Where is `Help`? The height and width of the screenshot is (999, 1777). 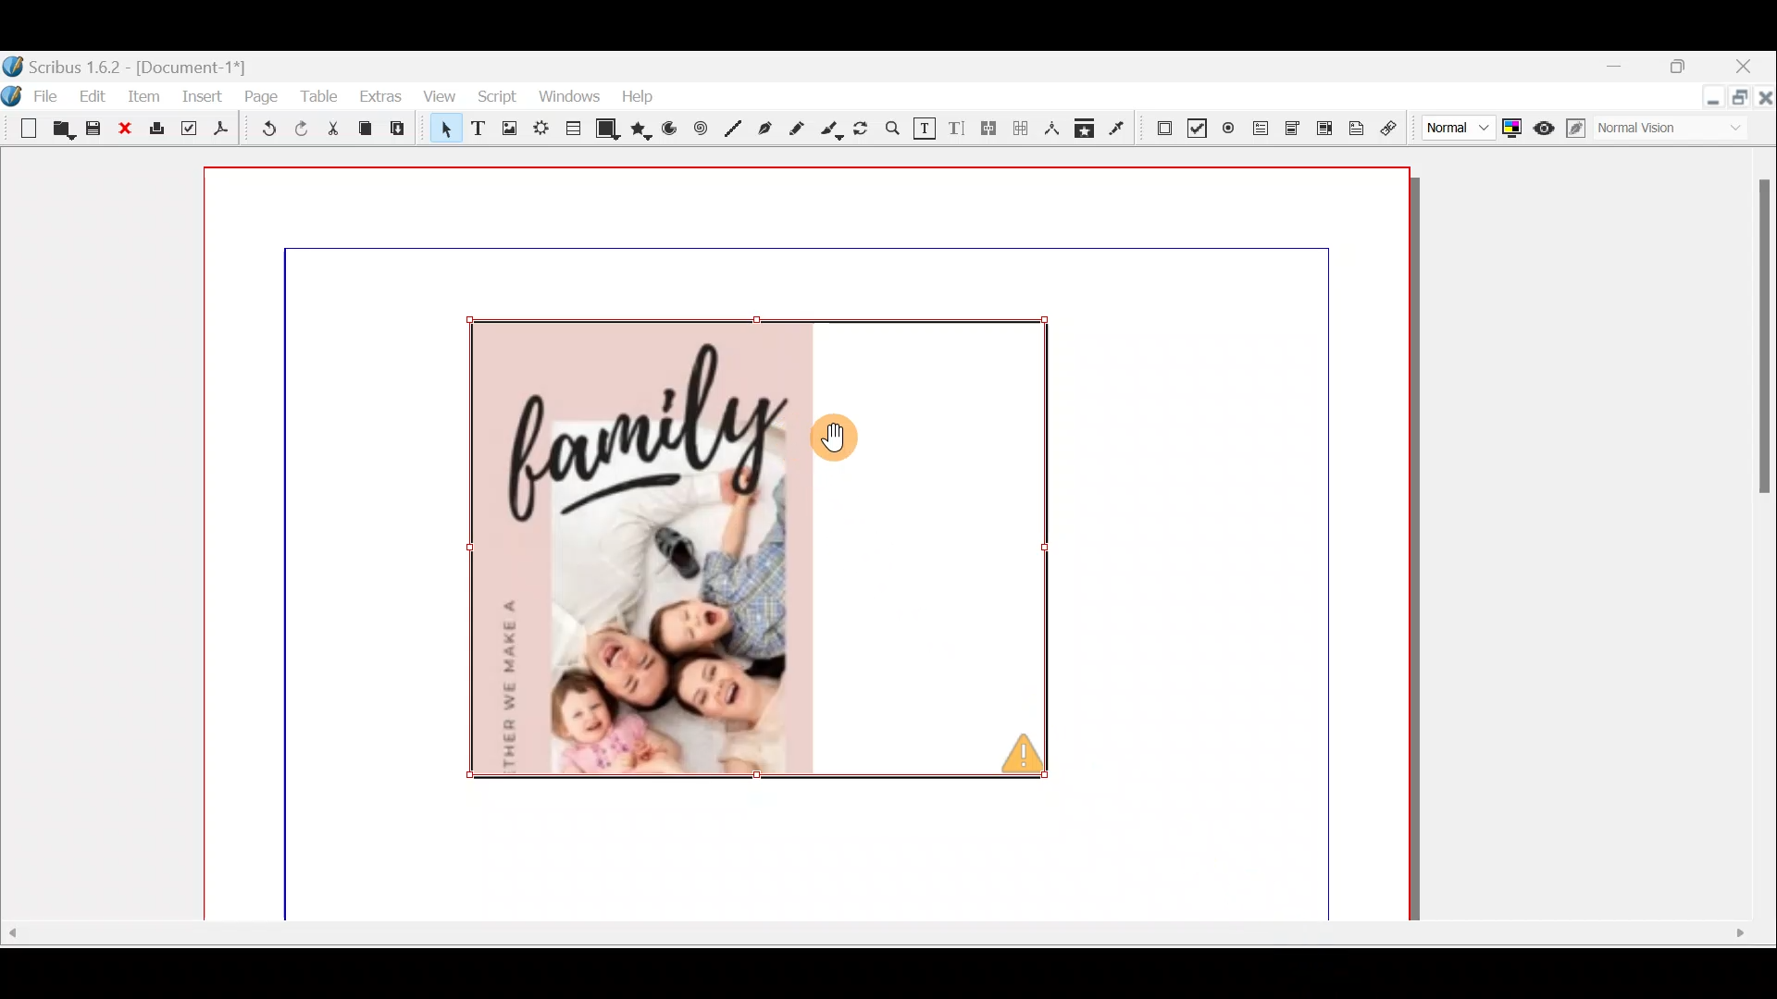
Help is located at coordinates (638, 94).